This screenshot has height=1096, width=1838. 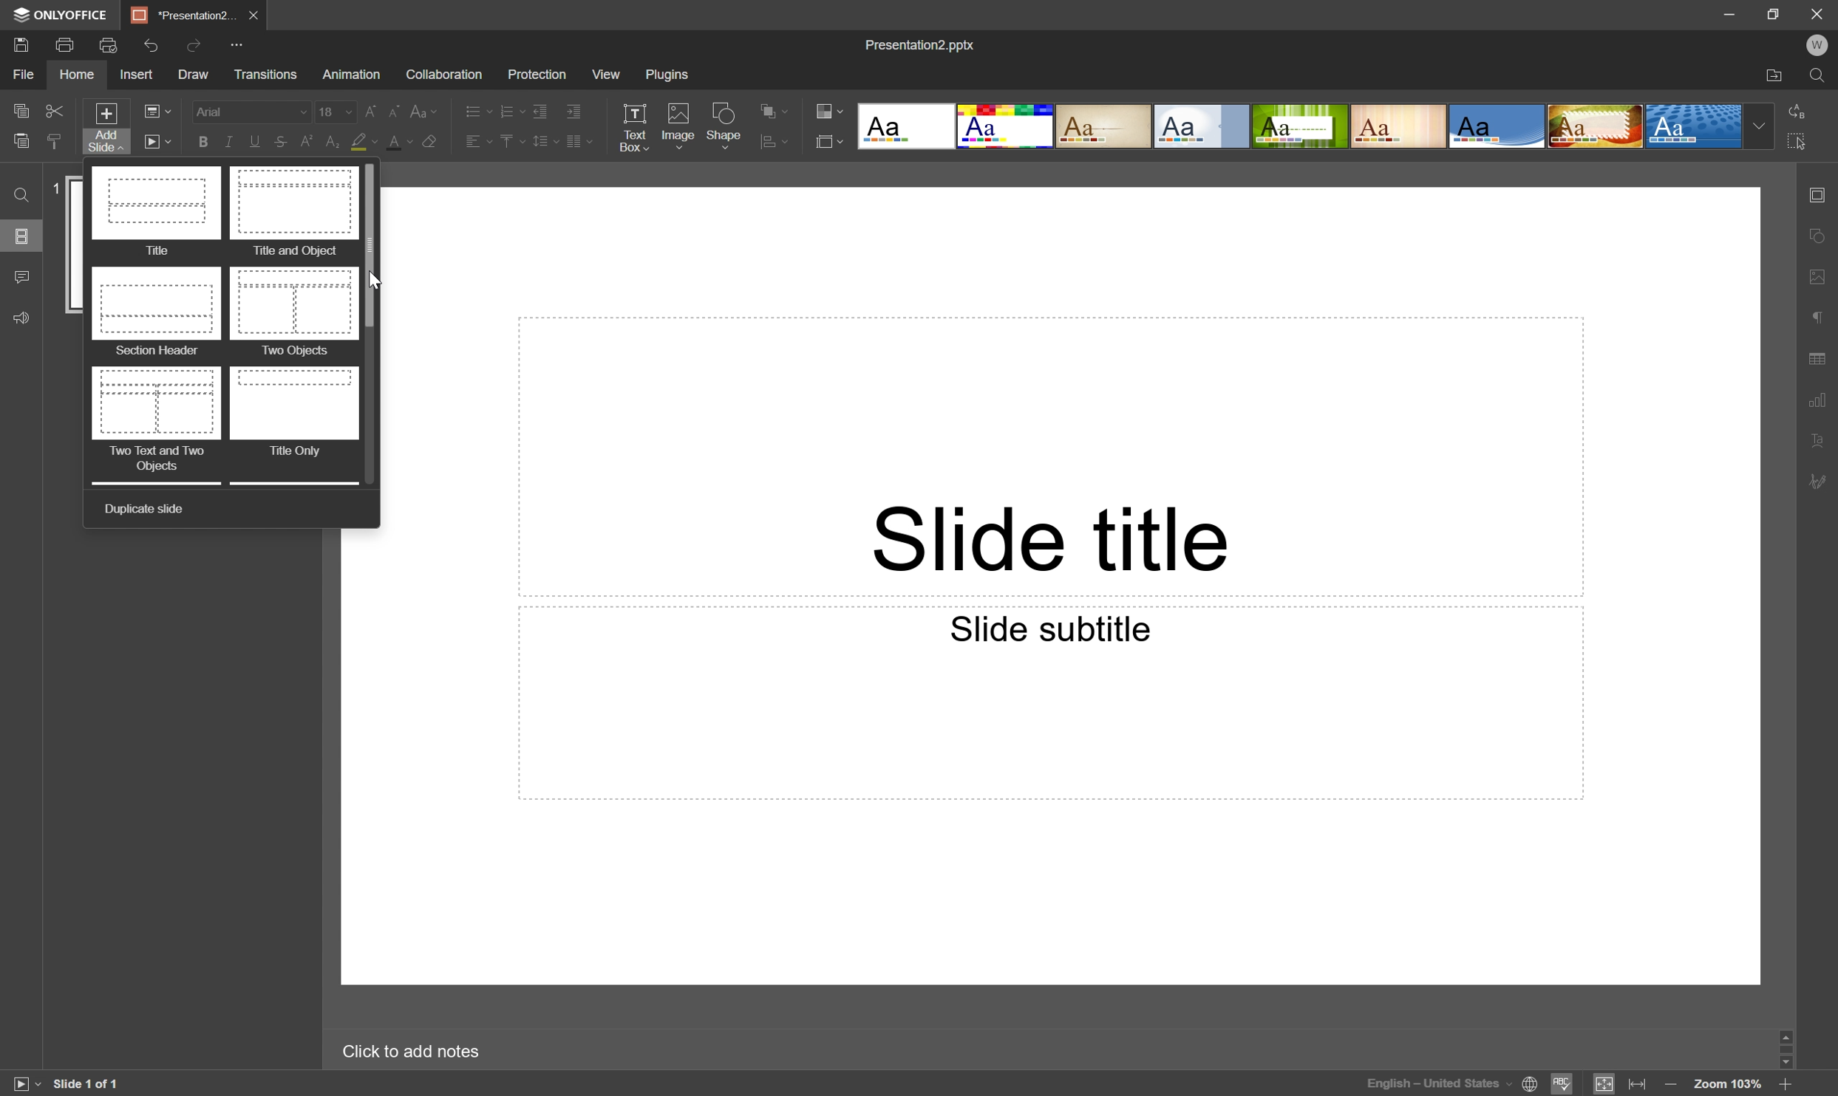 What do you see at coordinates (252, 140) in the screenshot?
I see `Underline` at bounding box center [252, 140].